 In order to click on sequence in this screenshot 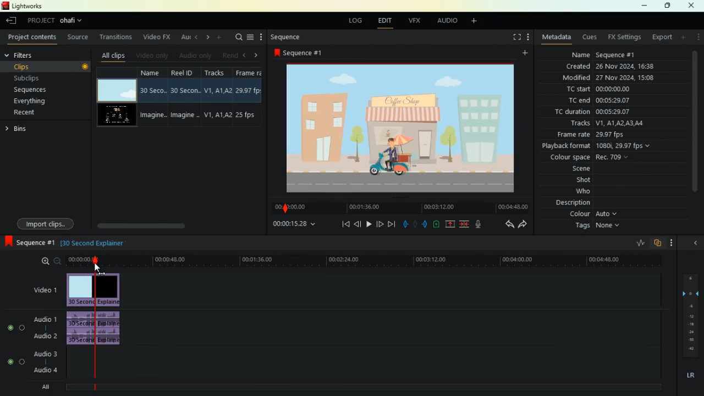, I will do `click(299, 52)`.